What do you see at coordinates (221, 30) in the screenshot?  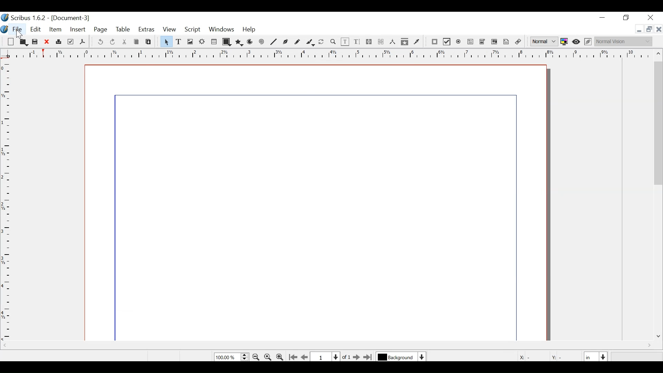 I see `Windows` at bounding box center [221, 30].